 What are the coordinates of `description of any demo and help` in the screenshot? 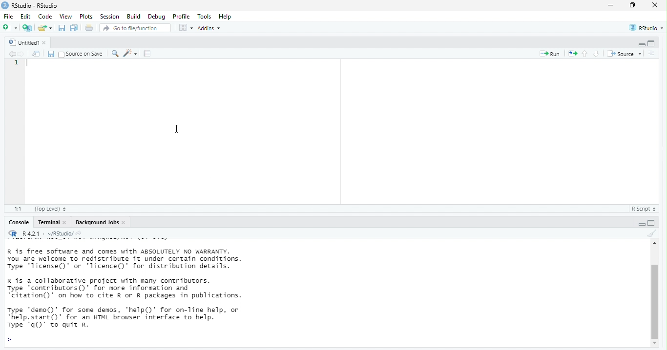 It's located at (122, 339).